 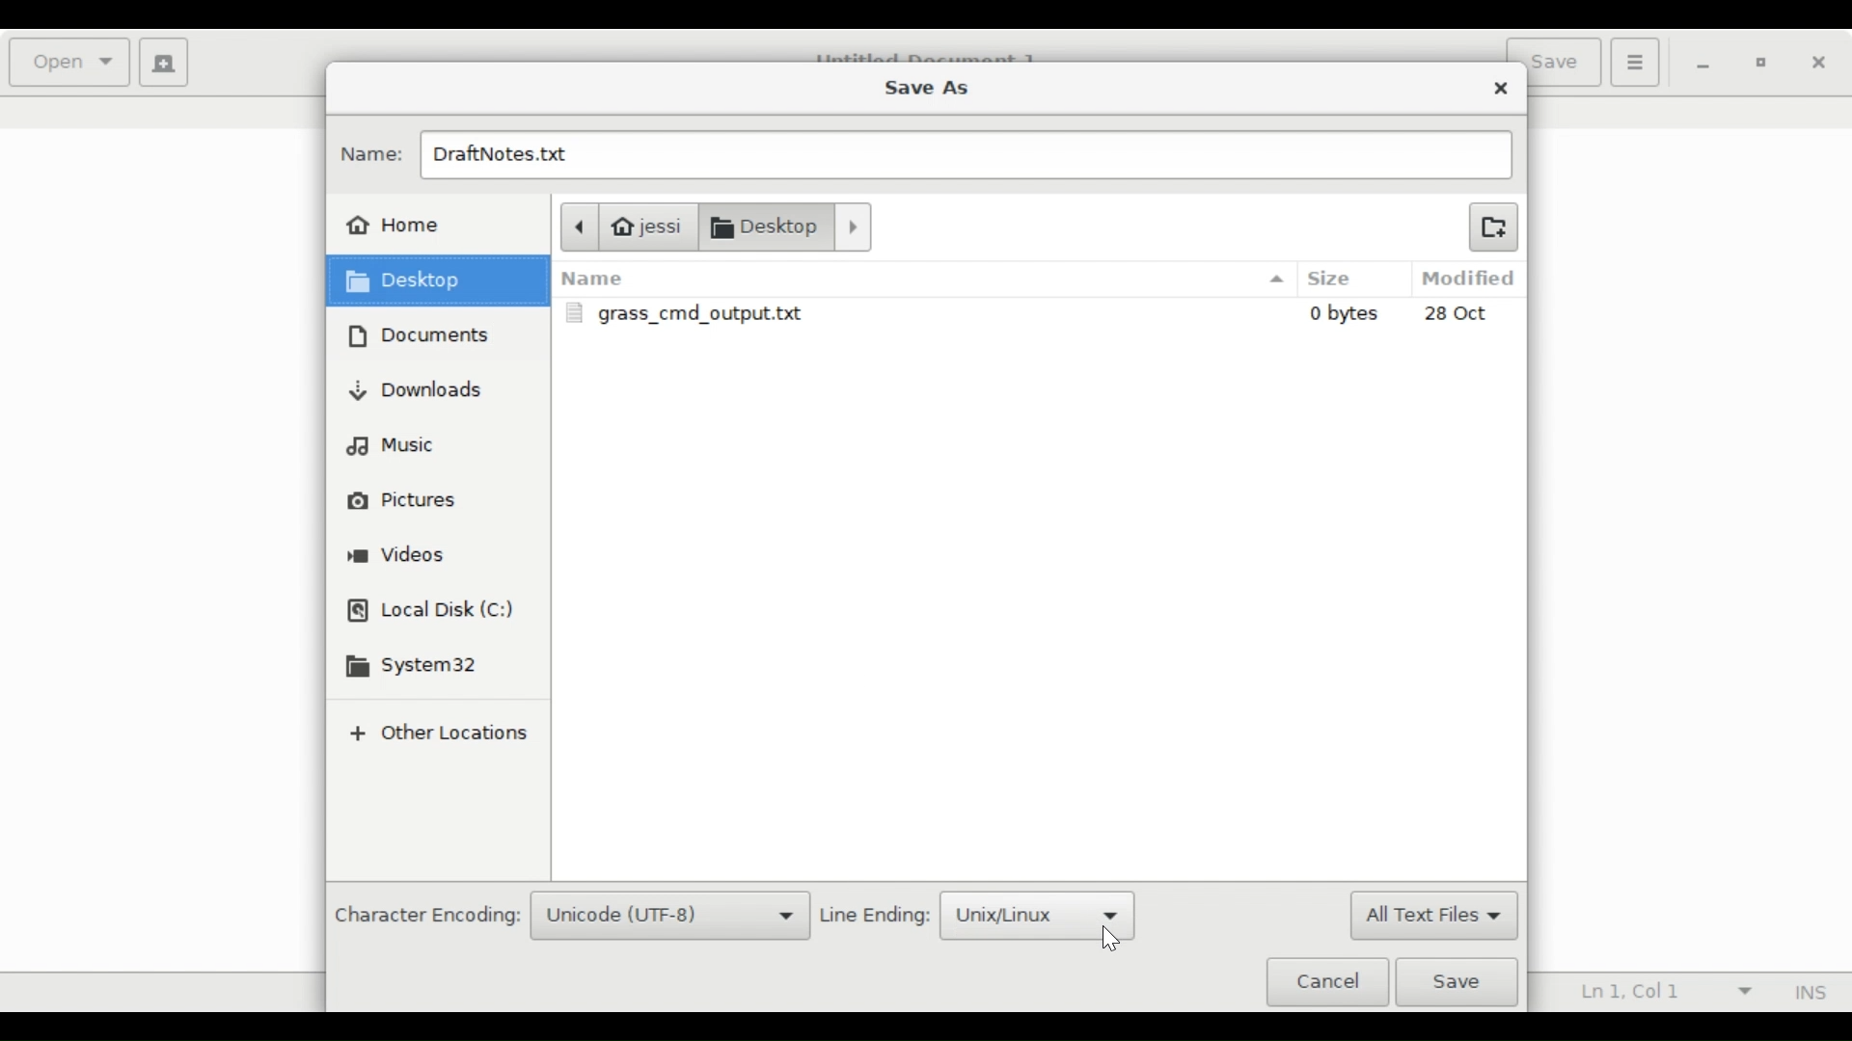 I want to click on minimize, so click(x=1706, y=65).